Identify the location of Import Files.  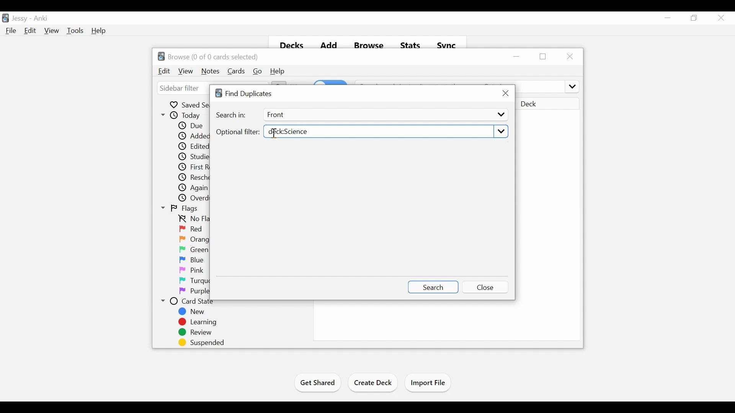
(428, 383).